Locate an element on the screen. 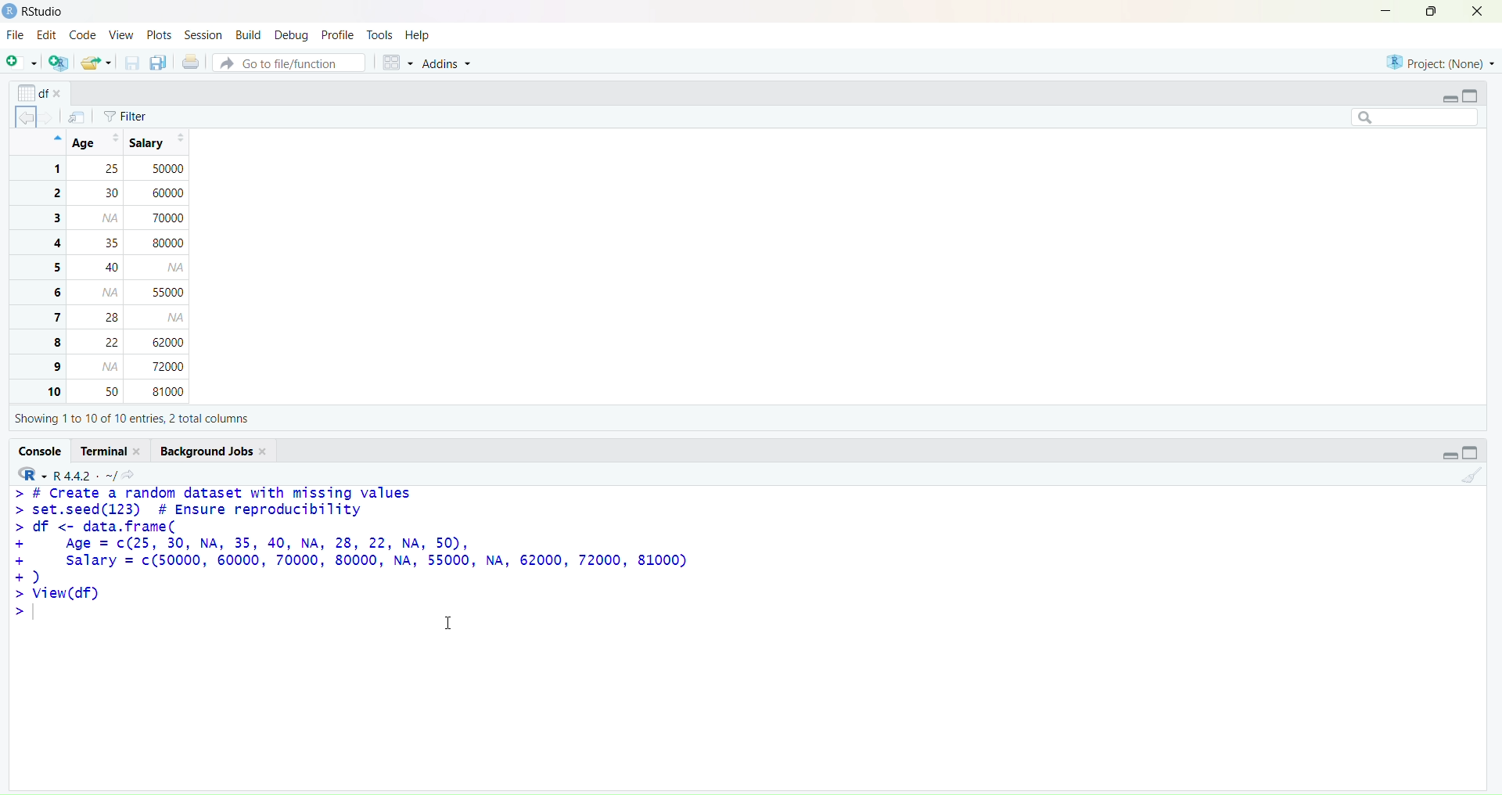  print the current file is located at coordinates (192, 63).